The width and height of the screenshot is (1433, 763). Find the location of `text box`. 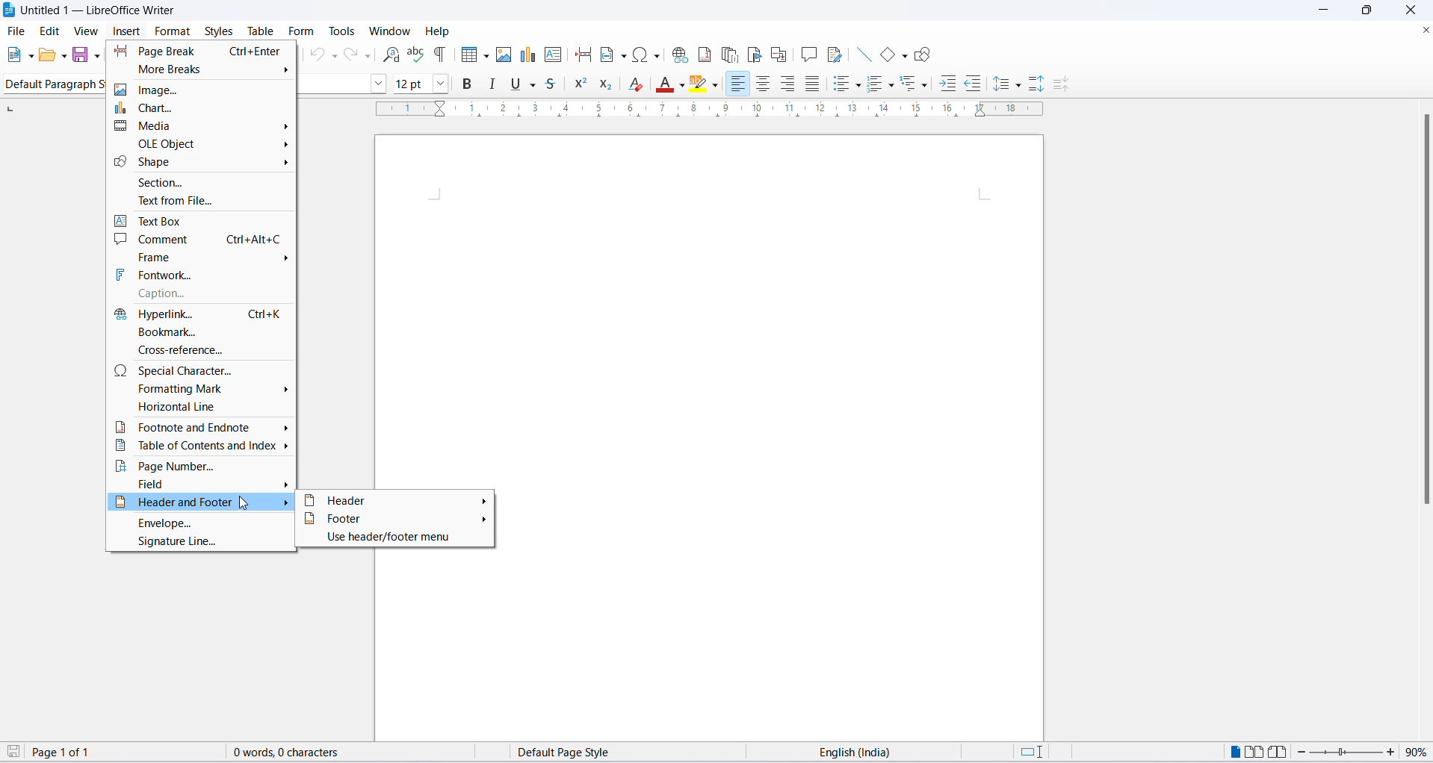

text box is located at coordinates (199, 218).